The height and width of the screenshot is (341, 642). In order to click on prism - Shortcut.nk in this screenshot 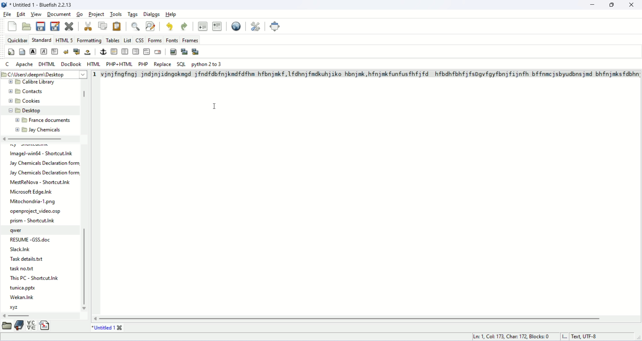, I will do `click(34, 221)`.